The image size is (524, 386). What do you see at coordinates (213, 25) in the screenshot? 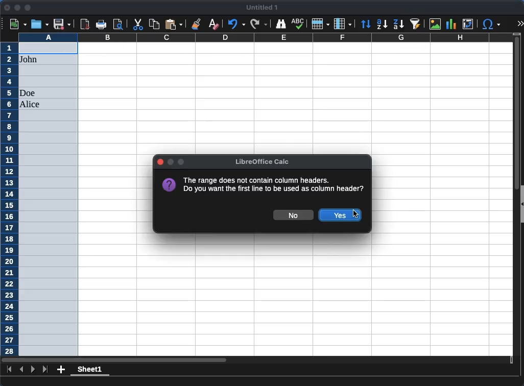
I see `clear formatting` at bounding box center [213, 25].